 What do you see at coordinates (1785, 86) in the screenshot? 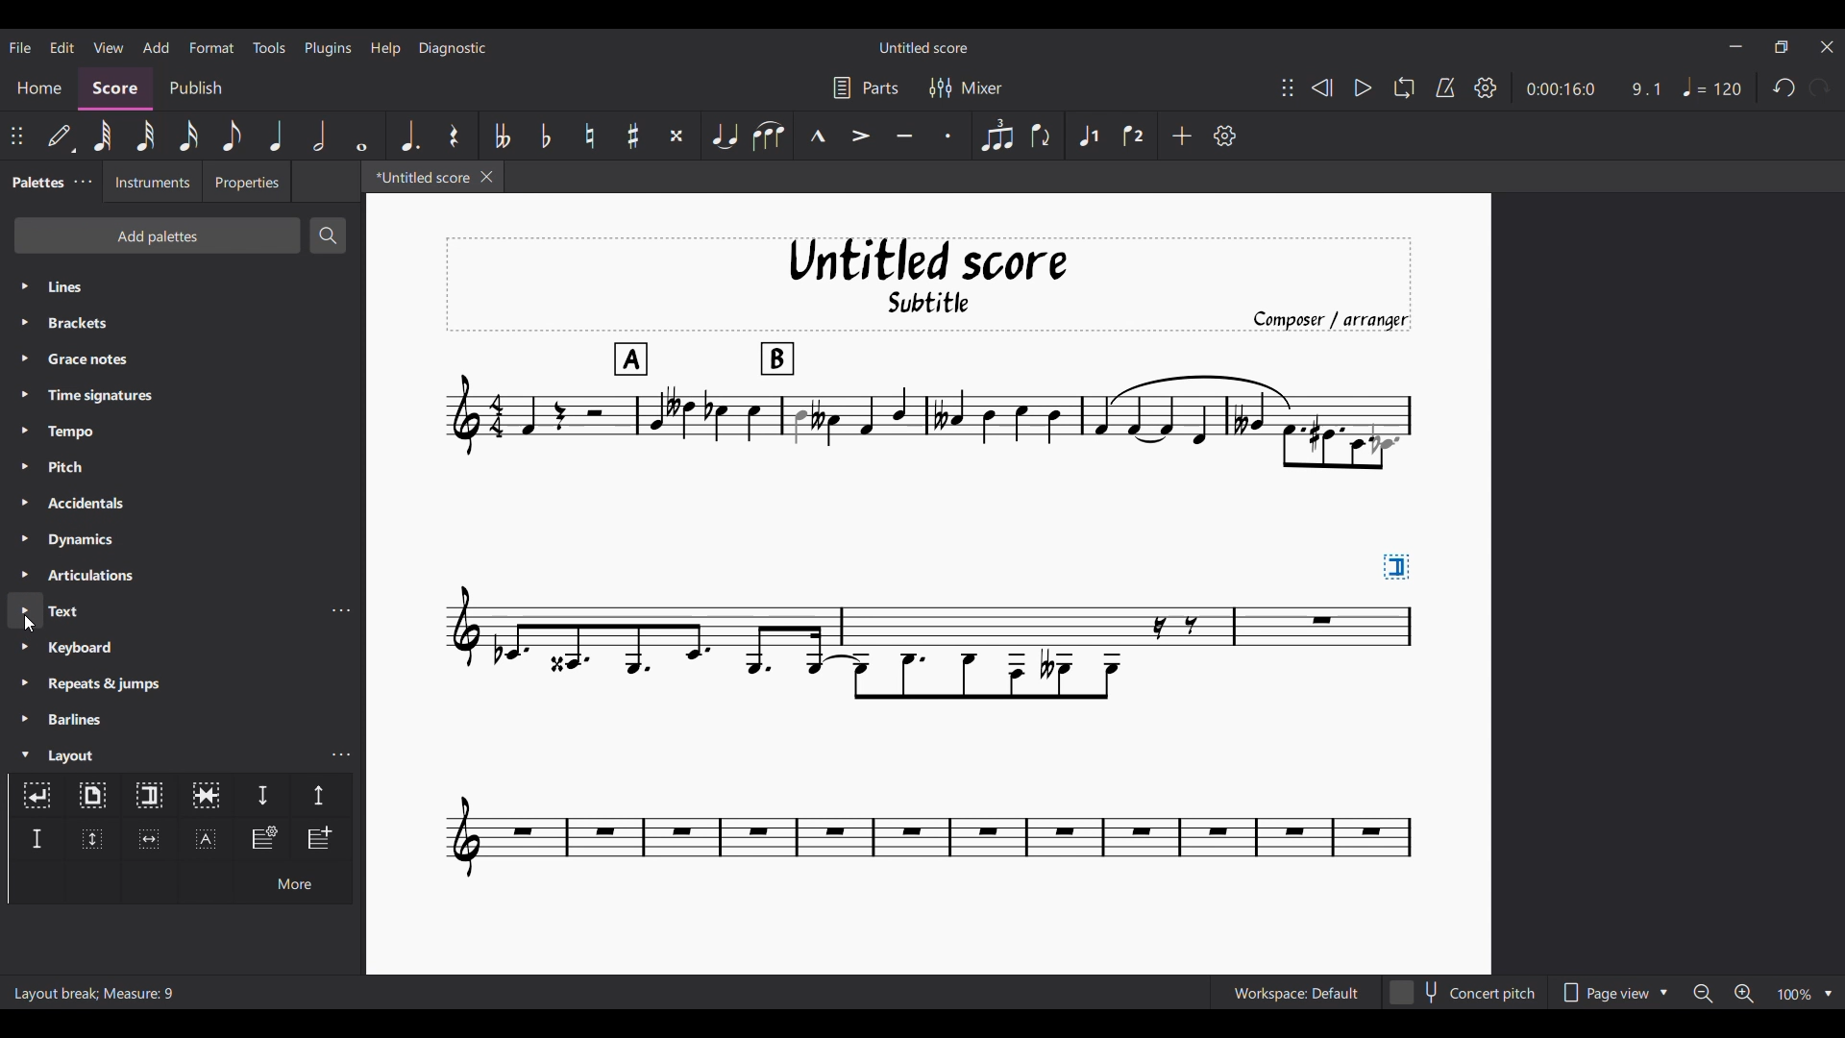
I see `Undo` at bounding box center [1785, 86].